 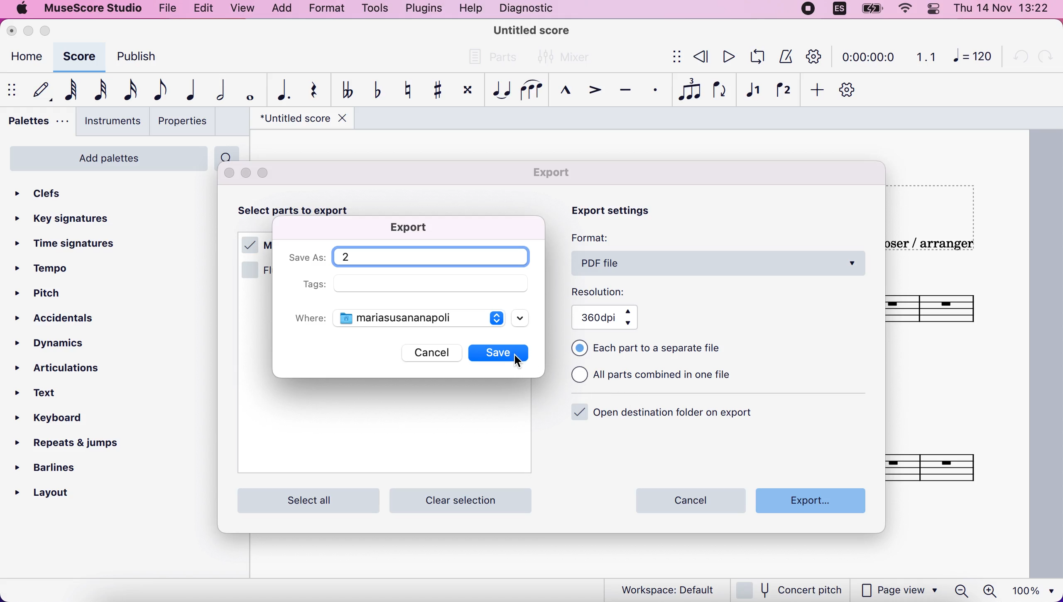 What do you see at coordinates (568, 56) in the screenshot?
I see `mixer` at bounding box center [568, 56].